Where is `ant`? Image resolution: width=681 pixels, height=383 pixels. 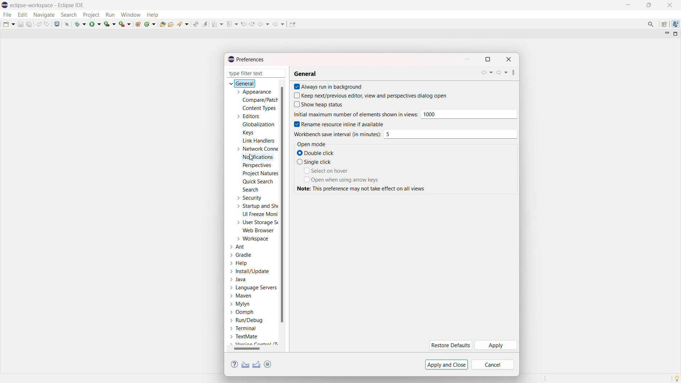
ant is located at coordinates (238, 247).